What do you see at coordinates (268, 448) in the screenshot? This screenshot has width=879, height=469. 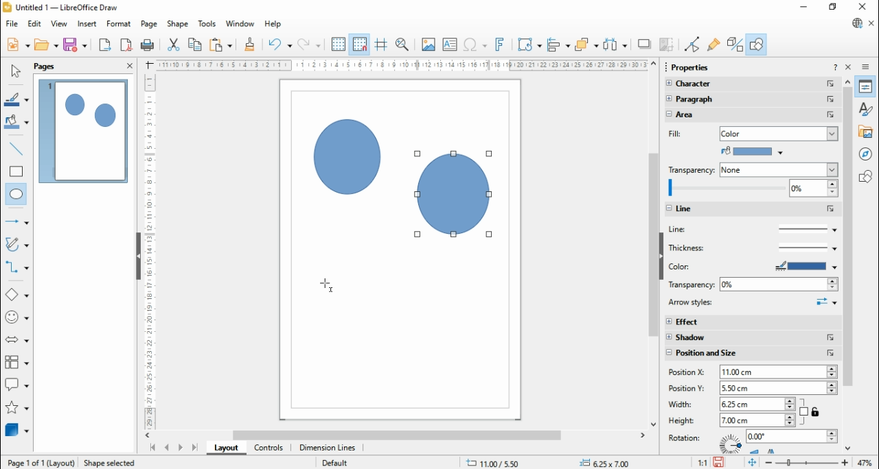 I see `controls` at bounding box center [268, 448].